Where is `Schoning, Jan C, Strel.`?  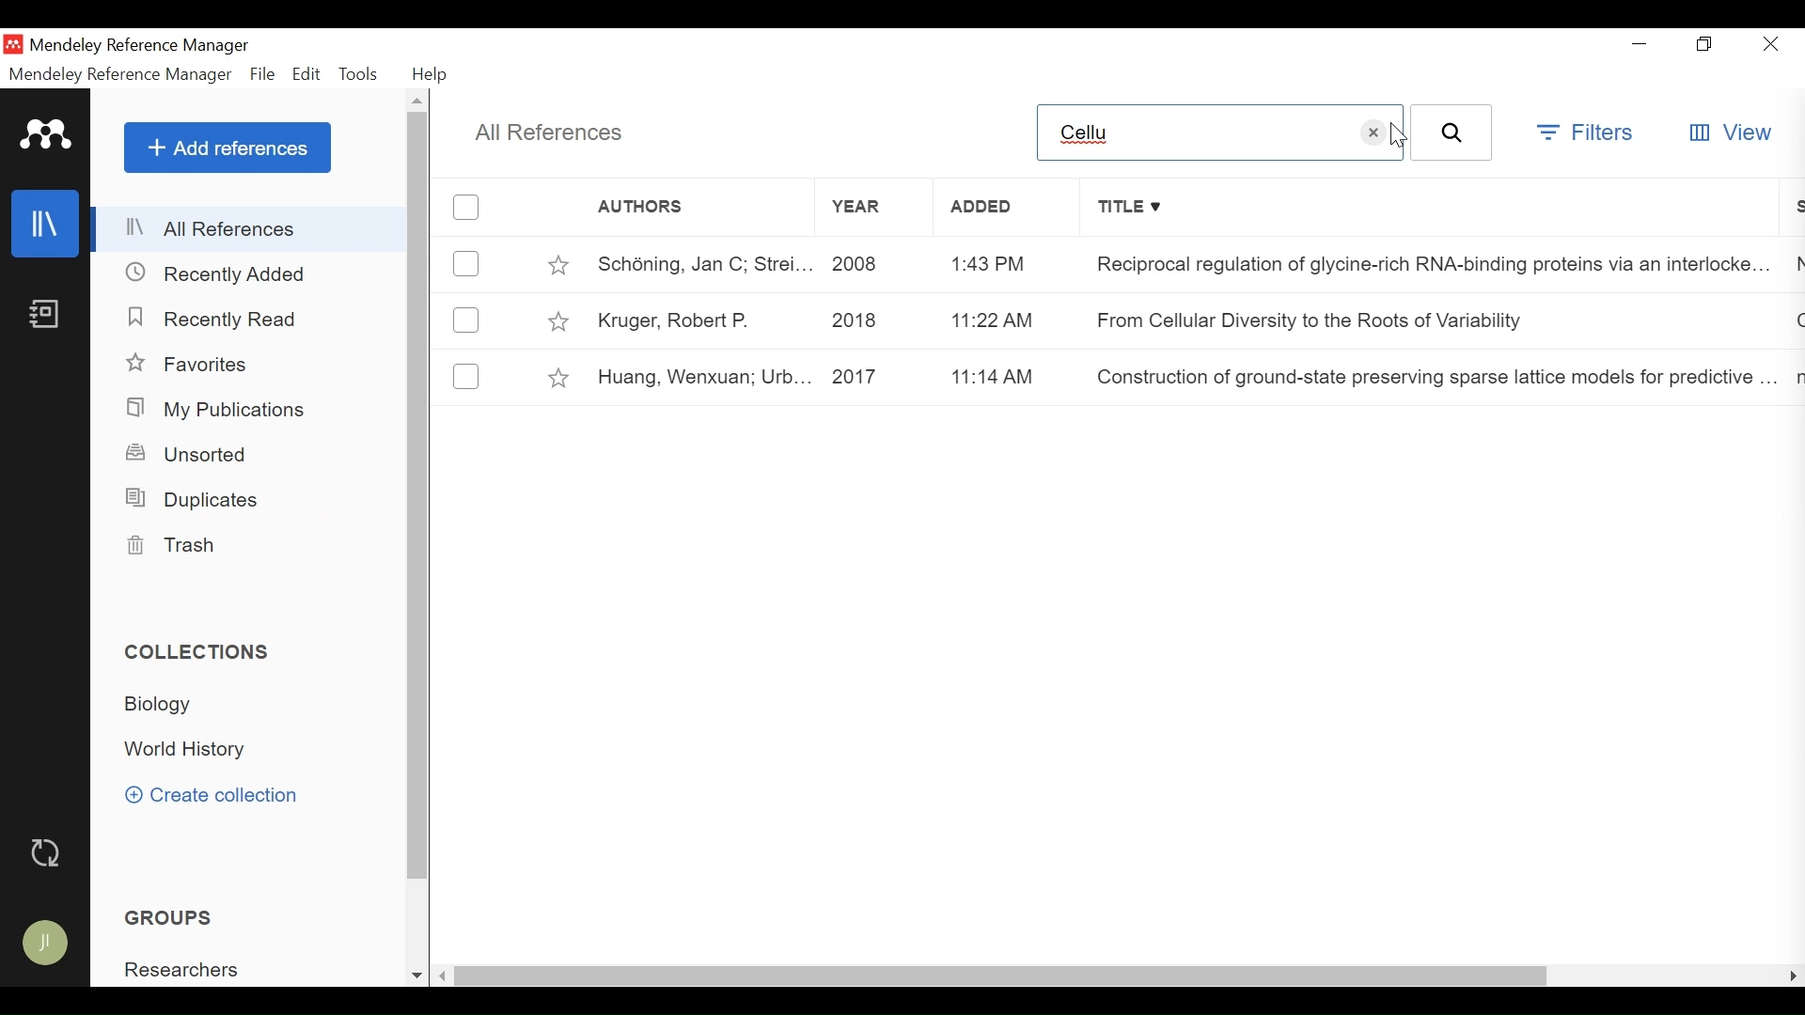 Schoning, Jan C, Strel. is located at coordinates (698, 264).